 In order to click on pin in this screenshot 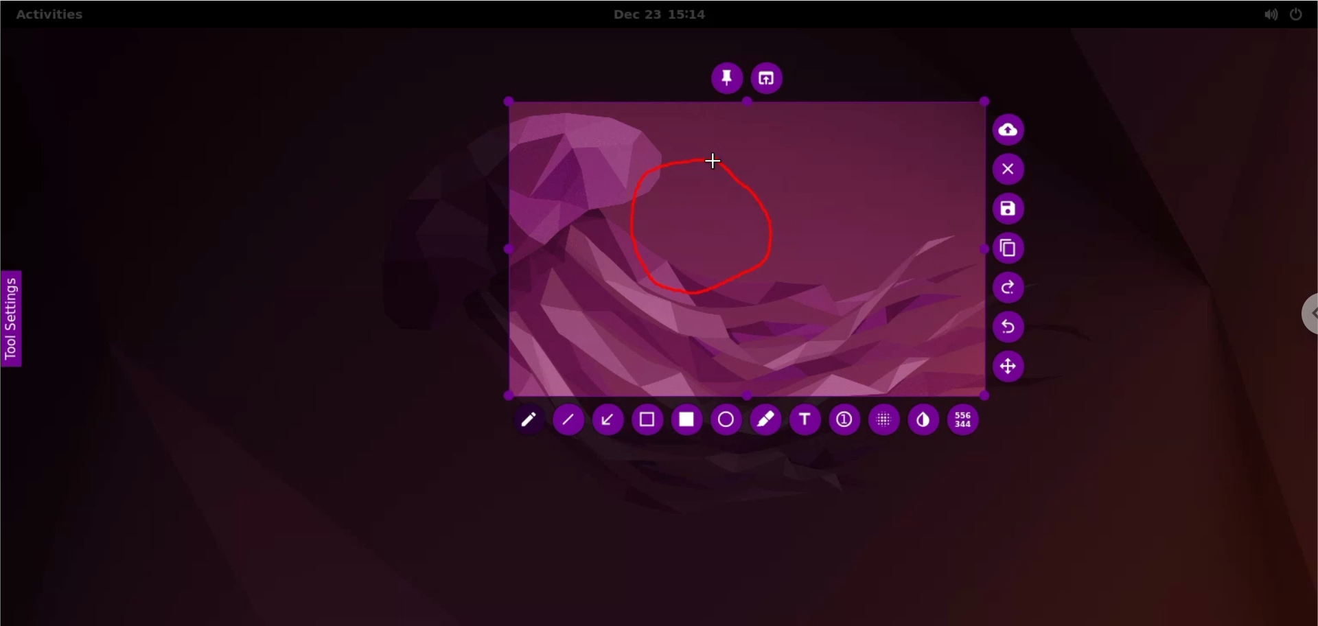, I will do `click(726, 78)`.